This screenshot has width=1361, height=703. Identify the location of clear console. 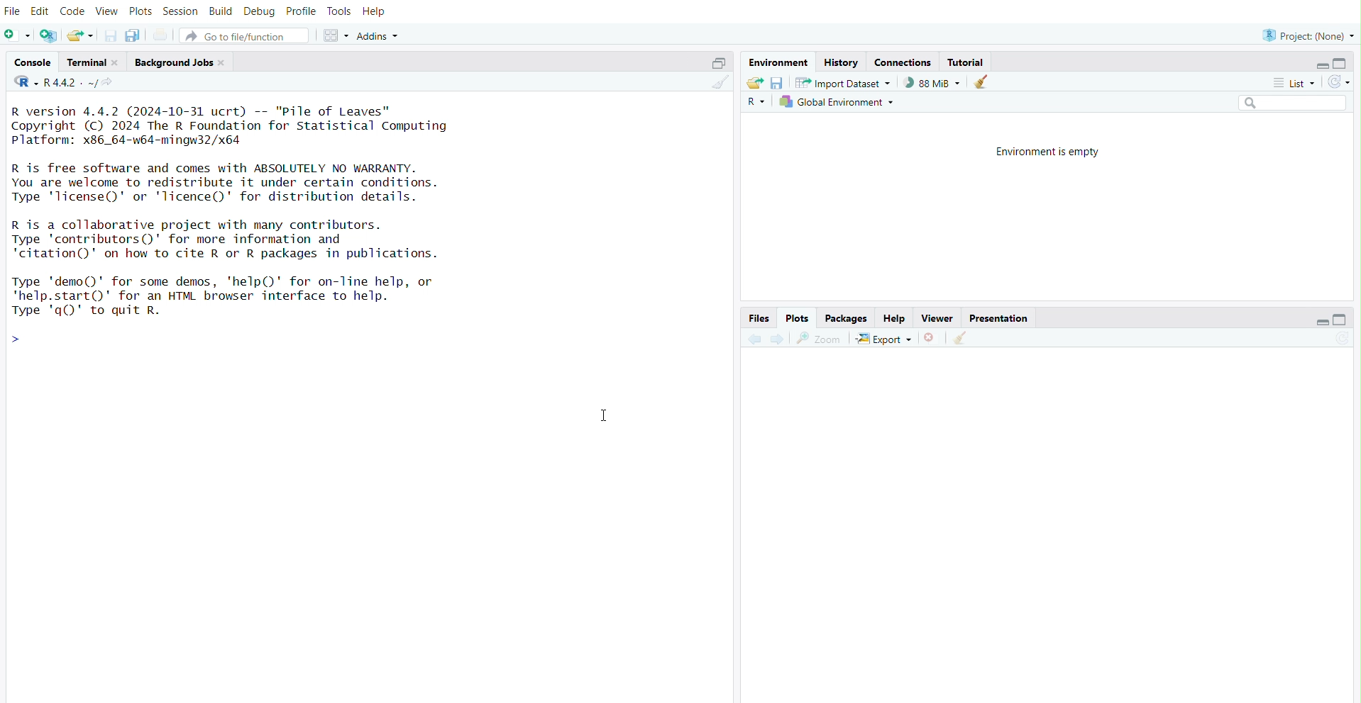
(717, 83).